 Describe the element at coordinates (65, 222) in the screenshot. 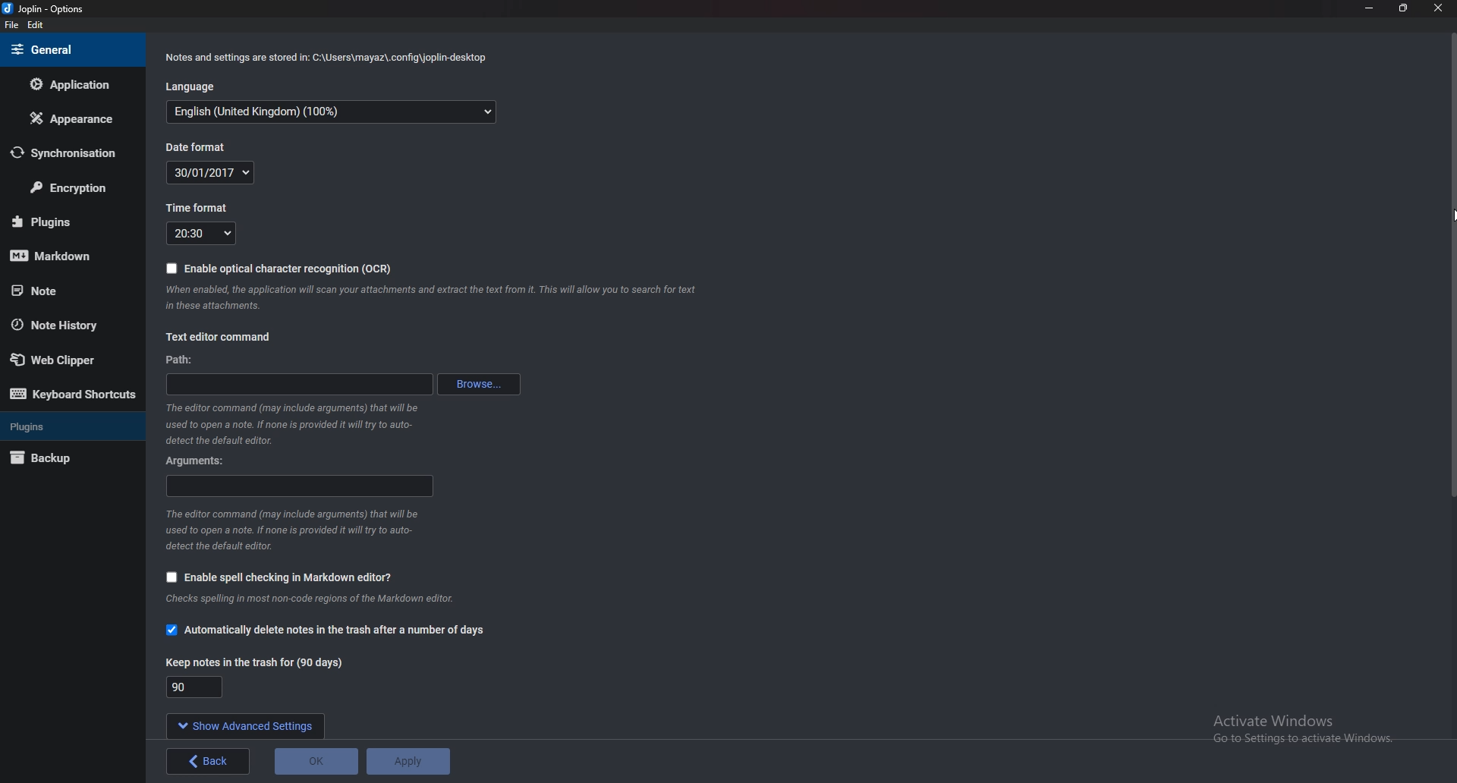

I see `plugins` at that location.